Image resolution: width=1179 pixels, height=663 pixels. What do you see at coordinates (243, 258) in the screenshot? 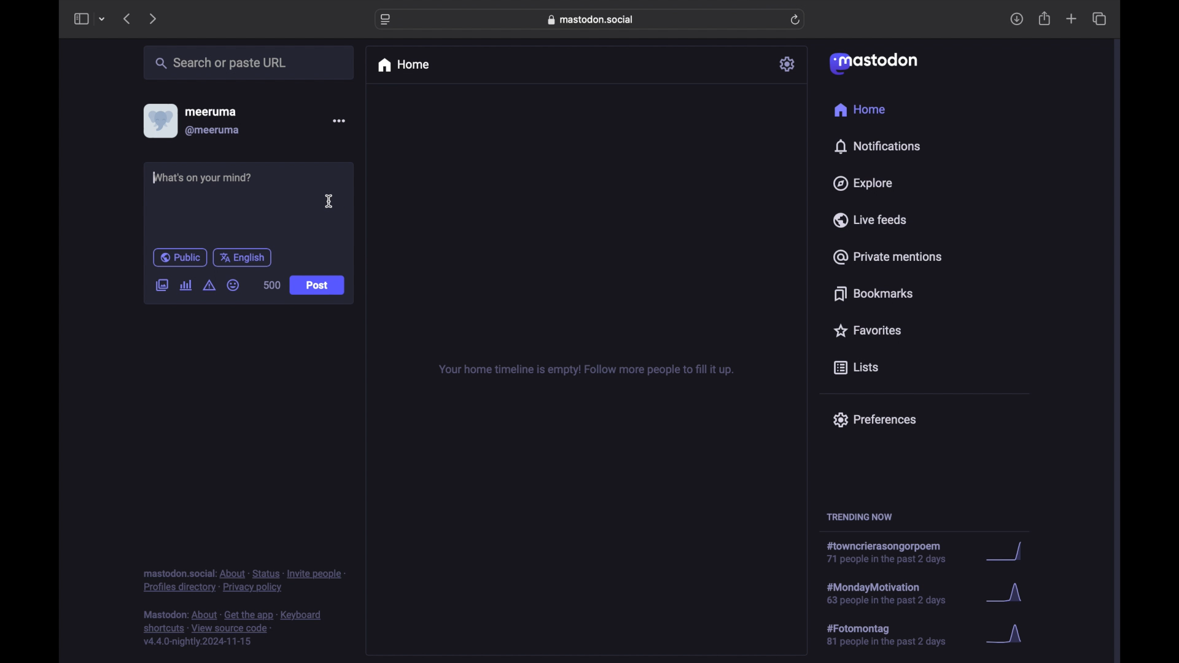
I see `english` at bounding box center [243, 258].